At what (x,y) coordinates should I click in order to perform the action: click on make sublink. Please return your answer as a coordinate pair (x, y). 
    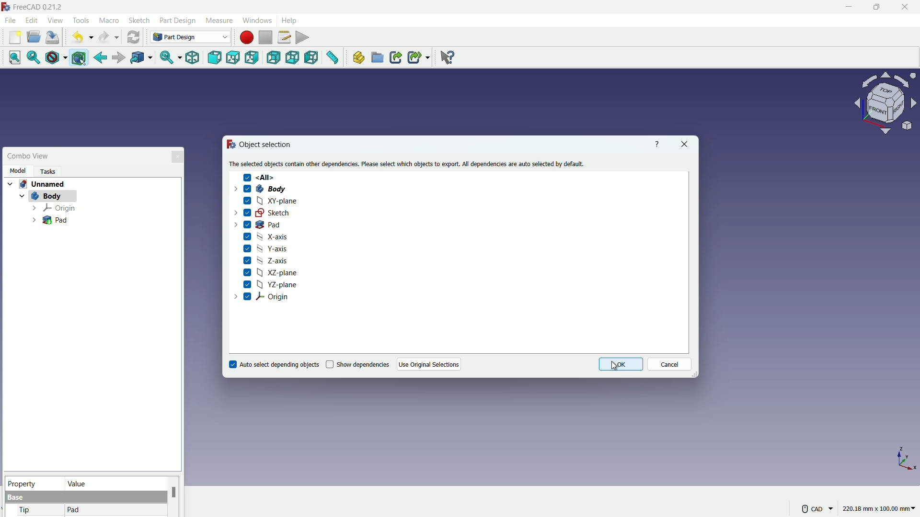
    Looking at the image, I should click on (419, 57).